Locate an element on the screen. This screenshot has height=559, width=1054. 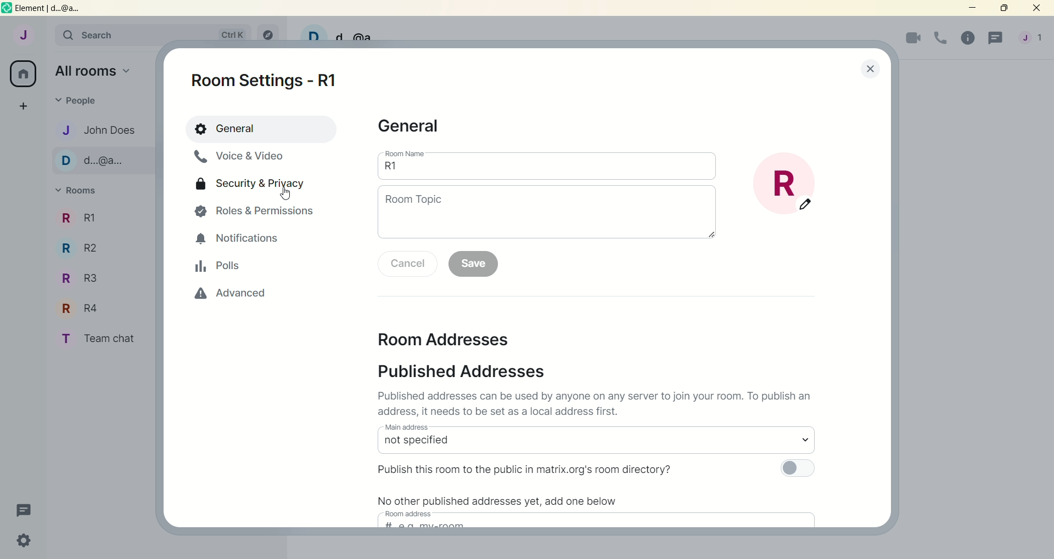
polls is located at coordinates (218, 269).